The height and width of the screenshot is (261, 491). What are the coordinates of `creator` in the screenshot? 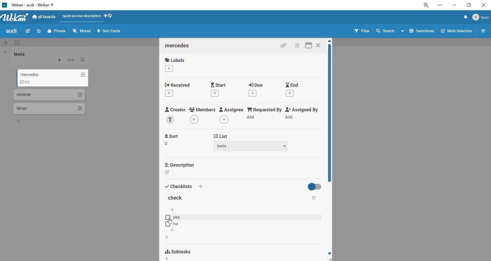 It's located at (176, 115).